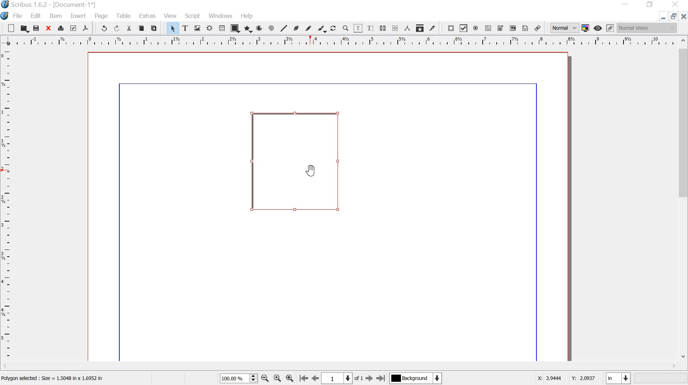  What do you see at coordinates (417, 379) in the screenshot?
I see `Background` at bounding box center [417, 379].